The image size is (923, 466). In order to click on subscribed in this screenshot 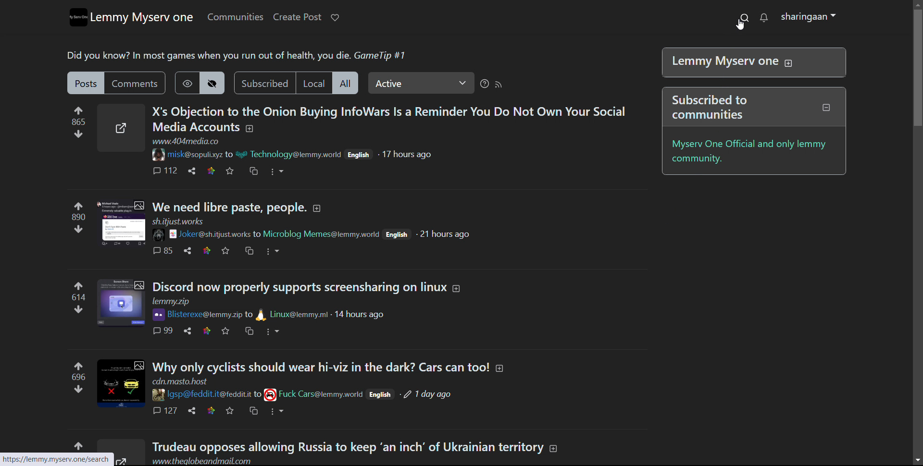, I will do `click(264, 83)`.